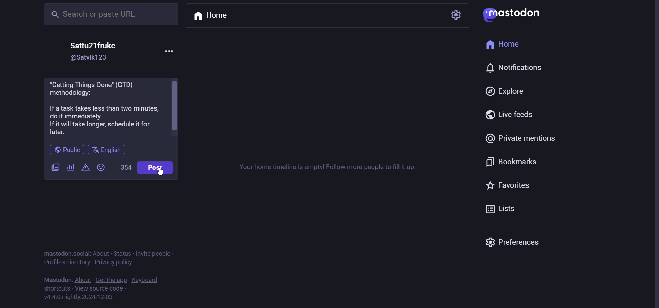  What do you see at coordinates (101, 253) in the screenshot?
I see `about` at bounding box center [101, 253].